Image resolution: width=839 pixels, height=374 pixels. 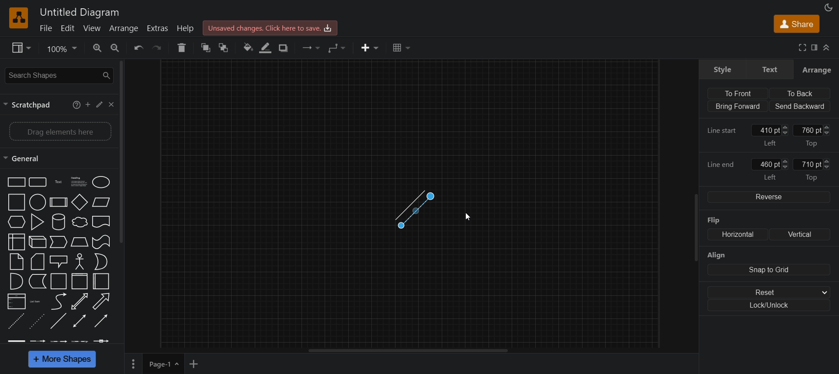 What do you see at coordinates (59, 322) in the screenshot?
I see `line` at bounding box center [59, 322].